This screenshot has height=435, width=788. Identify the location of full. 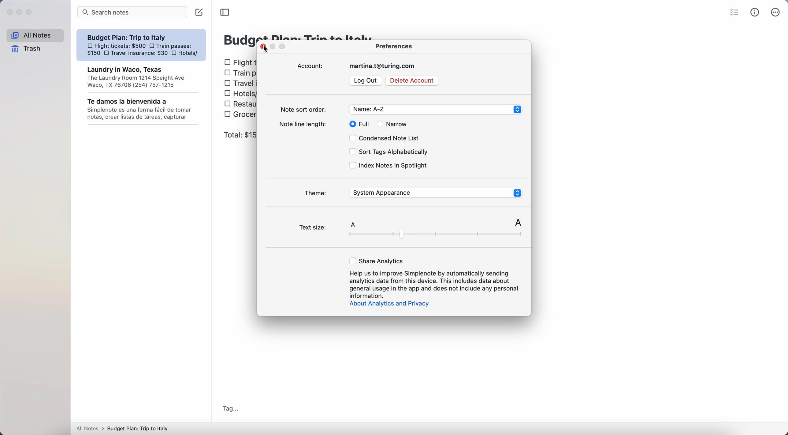
(360, 124).